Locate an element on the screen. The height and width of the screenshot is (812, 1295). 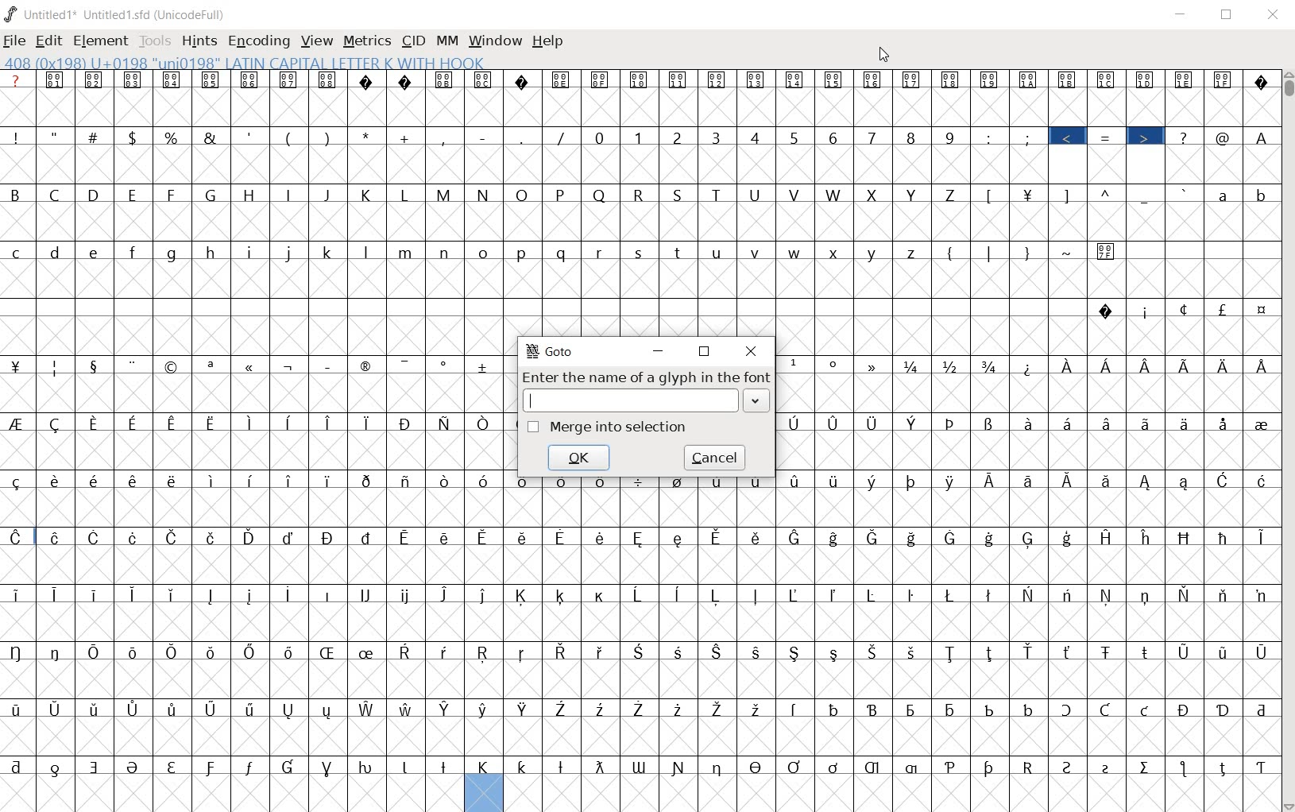
408 (0x198) U+0198 "UNI0198" latin capital letter k with hook is located at coordinates (246, 62).